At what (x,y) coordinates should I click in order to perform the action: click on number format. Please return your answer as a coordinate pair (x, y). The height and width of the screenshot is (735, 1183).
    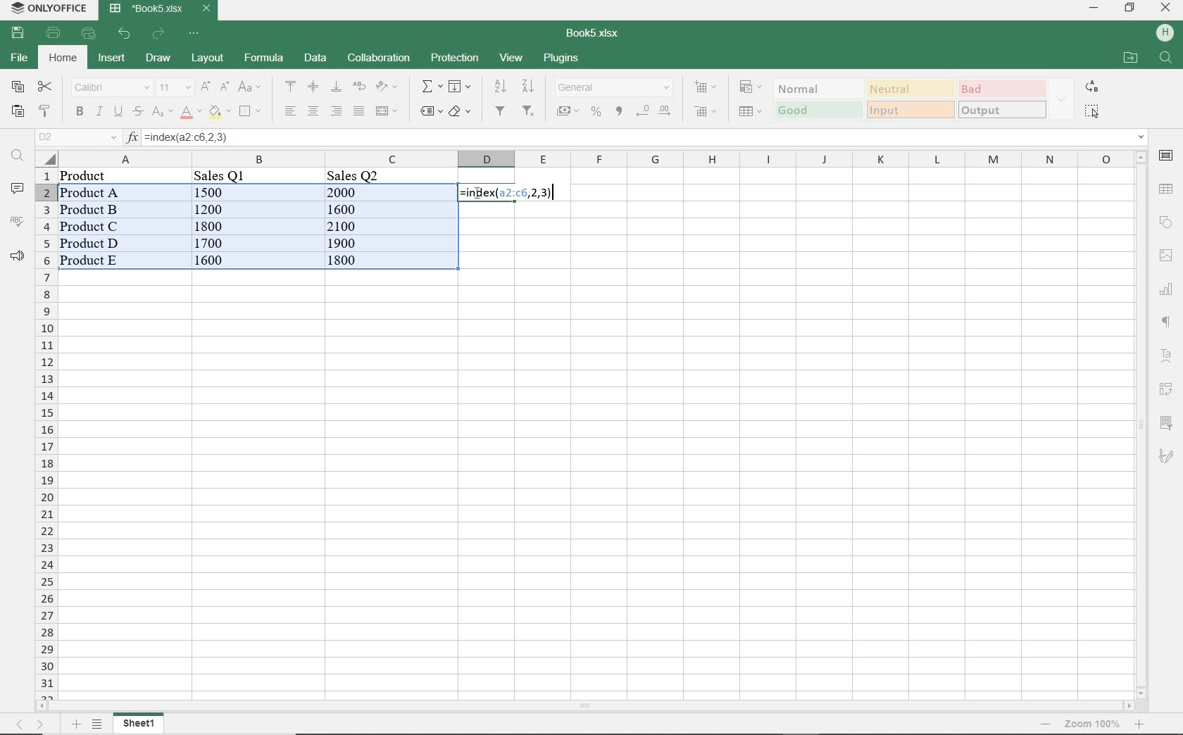
    Looking at the image, I should click on (613, 88).